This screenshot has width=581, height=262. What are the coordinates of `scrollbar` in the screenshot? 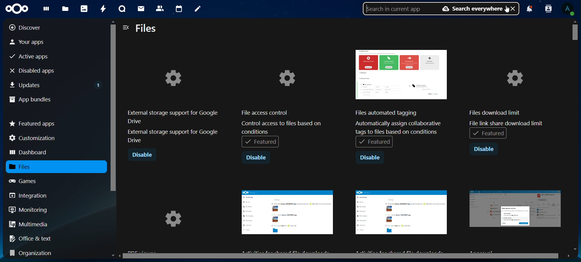 It's located at (342, 256).